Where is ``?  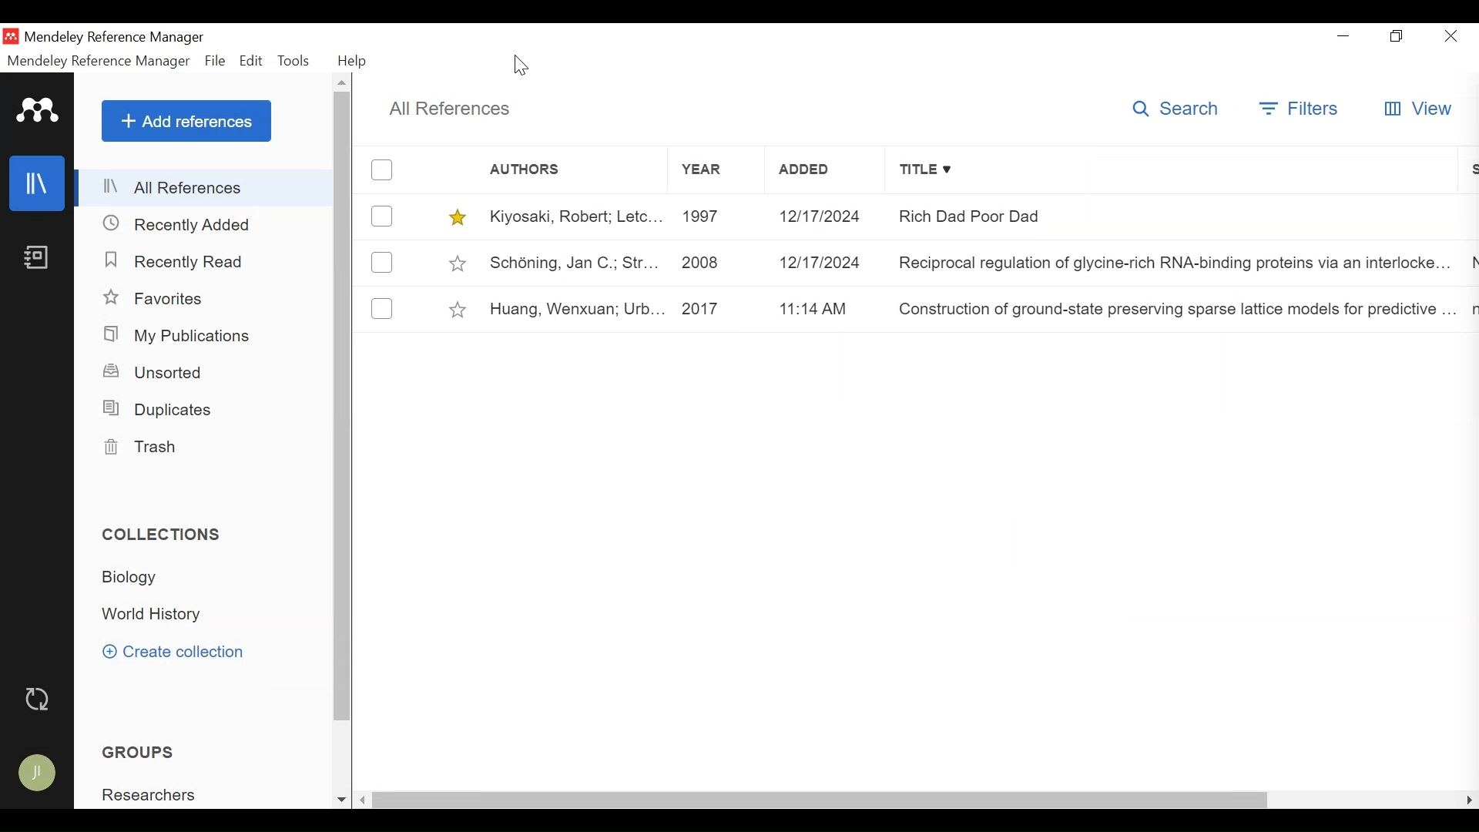  is located at coordinates (184, 121).